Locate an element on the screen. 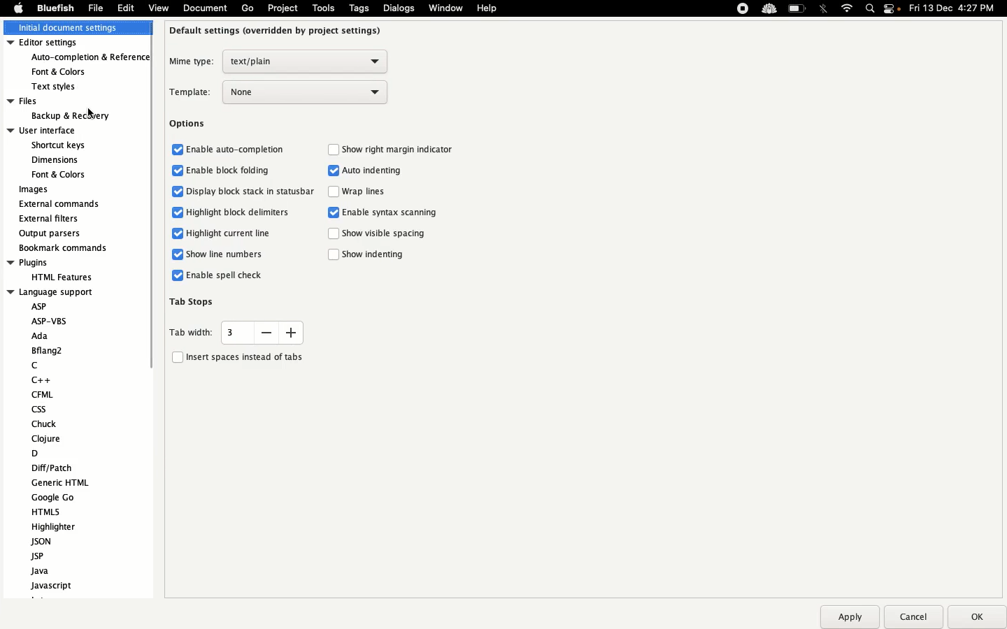 Image resolution: width=1007 pixels, height=629 pixels. Show indenting is located at coordinates (371, 256).